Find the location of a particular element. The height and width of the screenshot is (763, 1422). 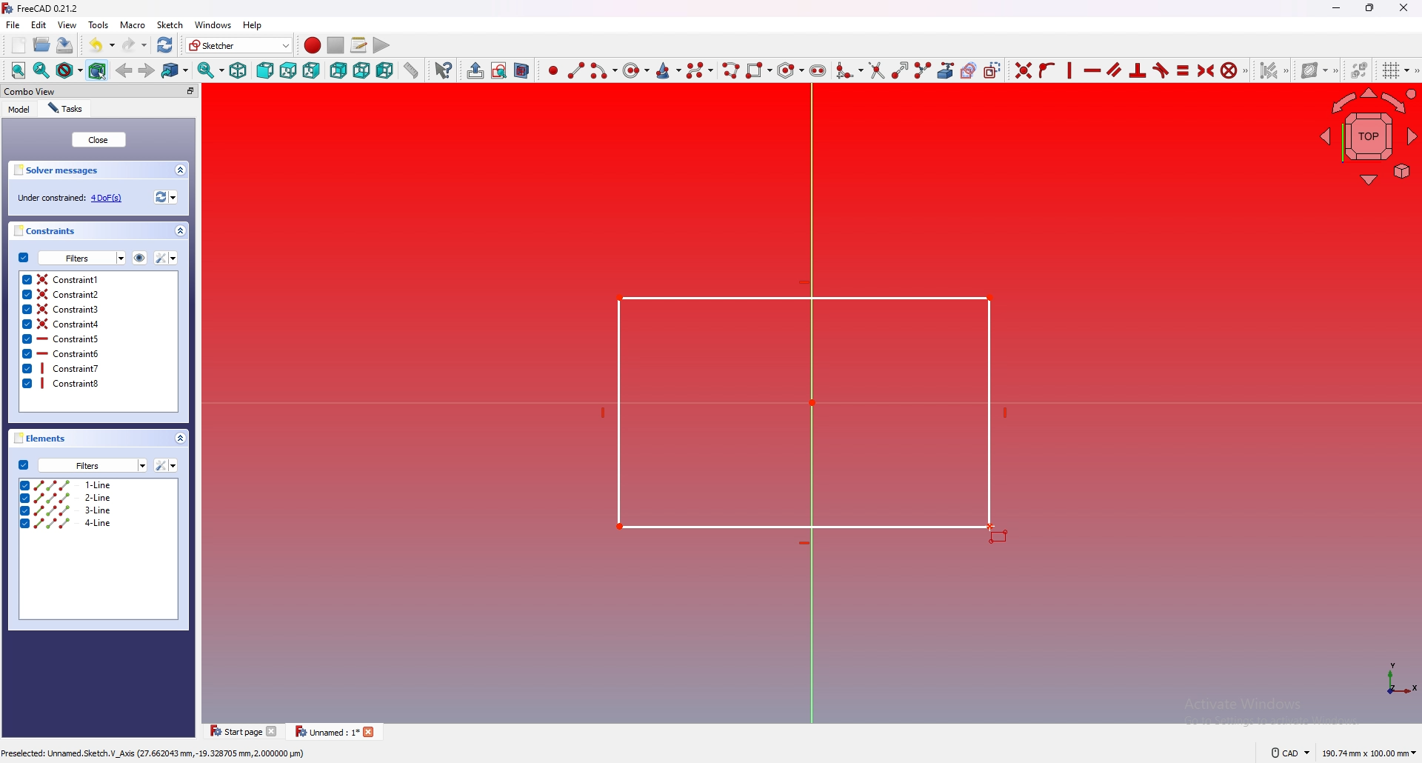

open is located at coordinates (42, 44).